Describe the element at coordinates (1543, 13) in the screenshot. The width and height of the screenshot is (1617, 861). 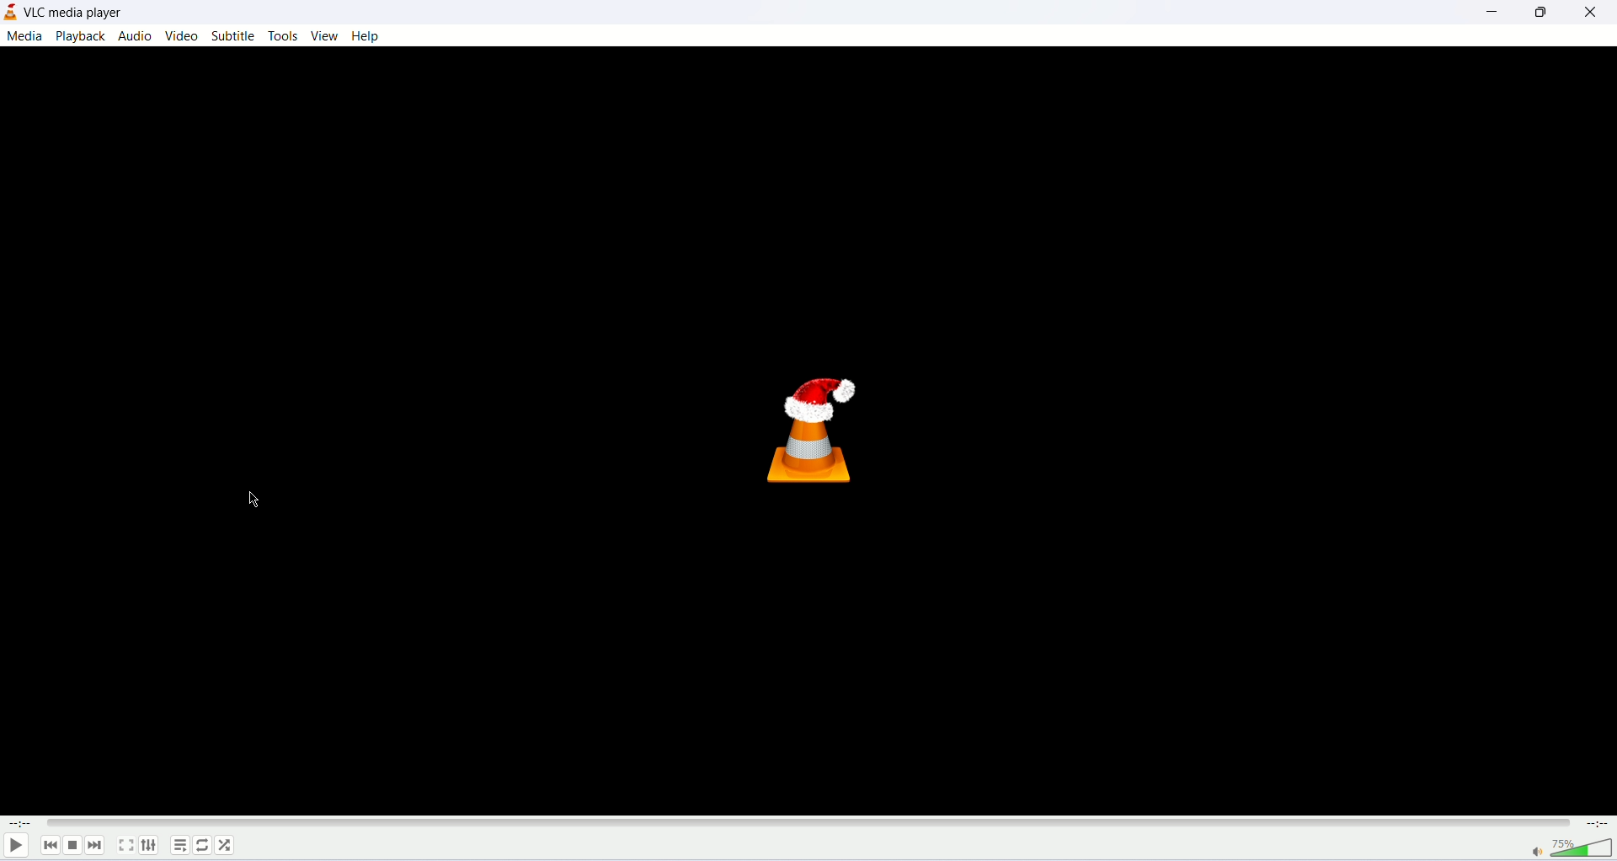
I see `maximize` at that location.